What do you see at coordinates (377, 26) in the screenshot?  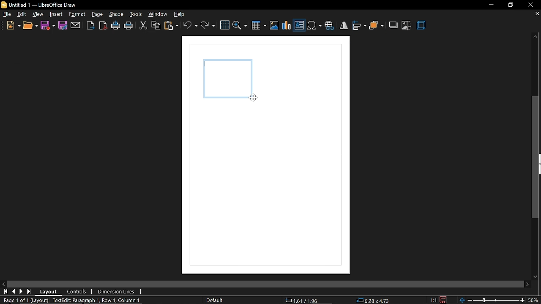 I see `arrange` at bounding box center [377, 26].